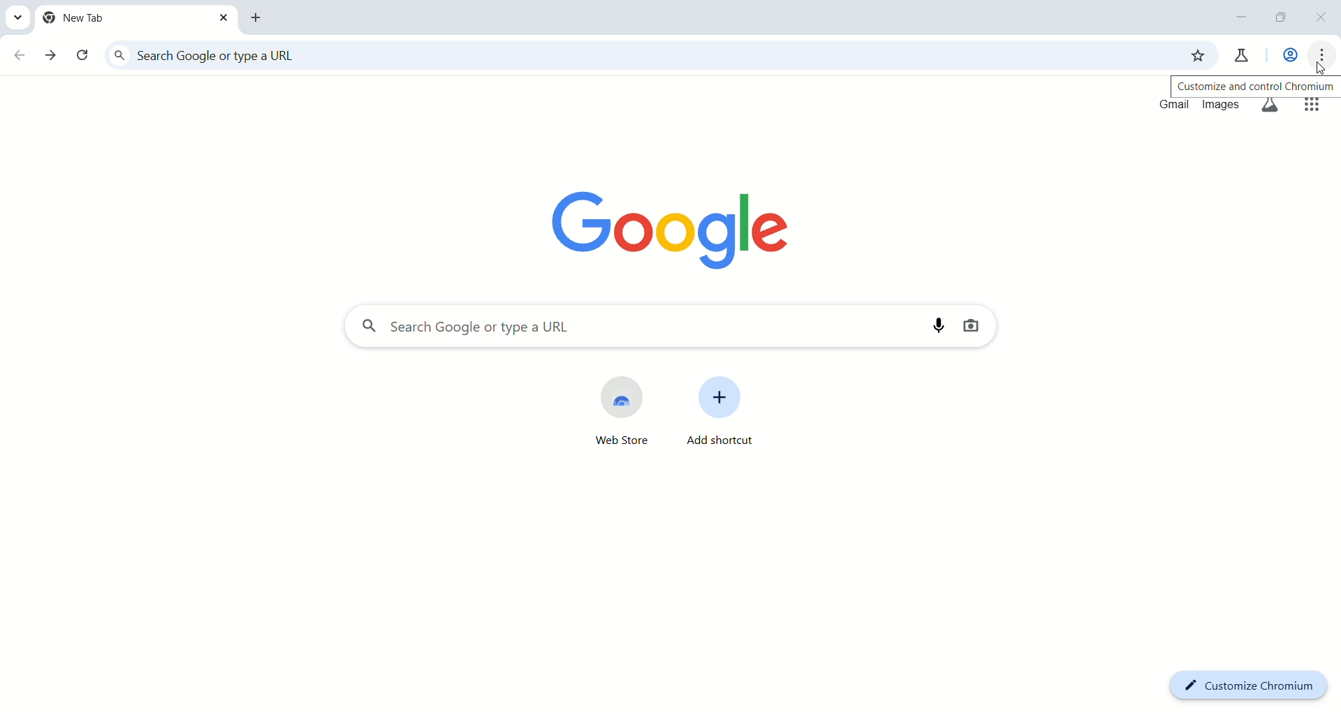 The height and width of the screenshot is (712, 1341). What do you see at coordinates (1325, 57) in the screenshot?
I see `customize and control brave` at bounding box center [1325, 57].